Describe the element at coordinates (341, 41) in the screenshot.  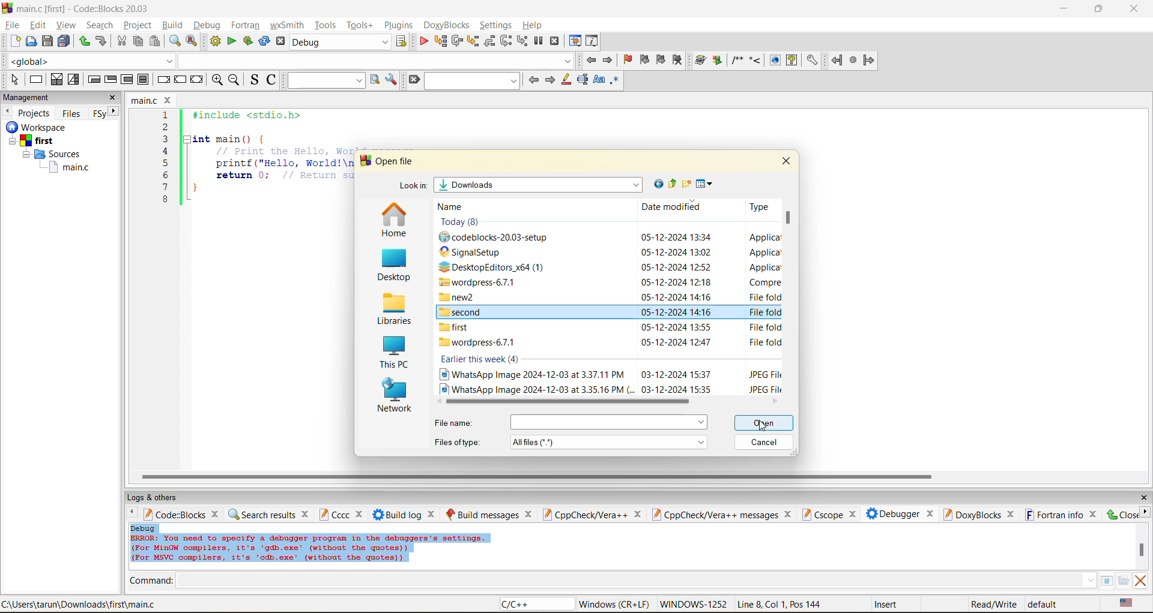
I see `build target` at that location.